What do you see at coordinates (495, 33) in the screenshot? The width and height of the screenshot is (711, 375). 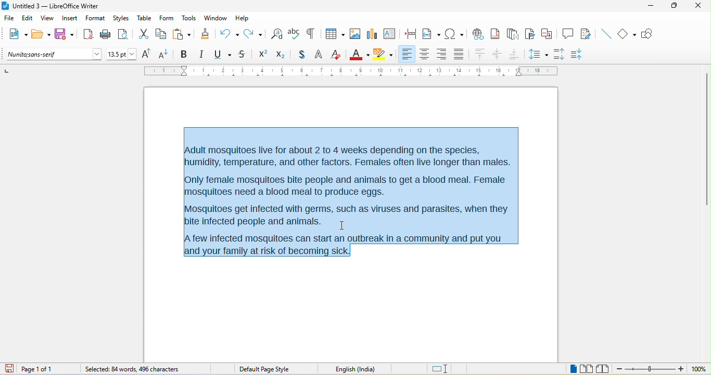 I see `footnote` at bounding box center [495, 33].